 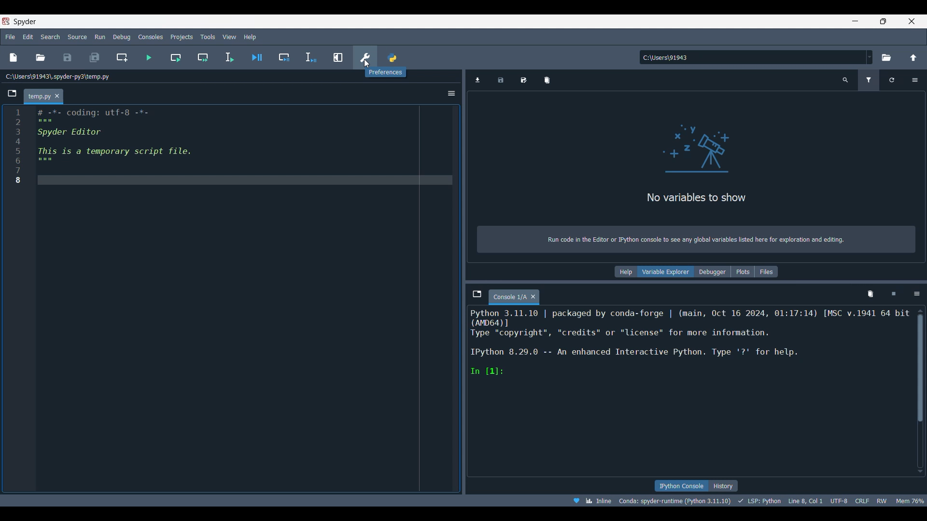 What do you see at coordinates (752, 57) in the screenshot?
I see `Type in folder location` at bounding box center [752, 57].